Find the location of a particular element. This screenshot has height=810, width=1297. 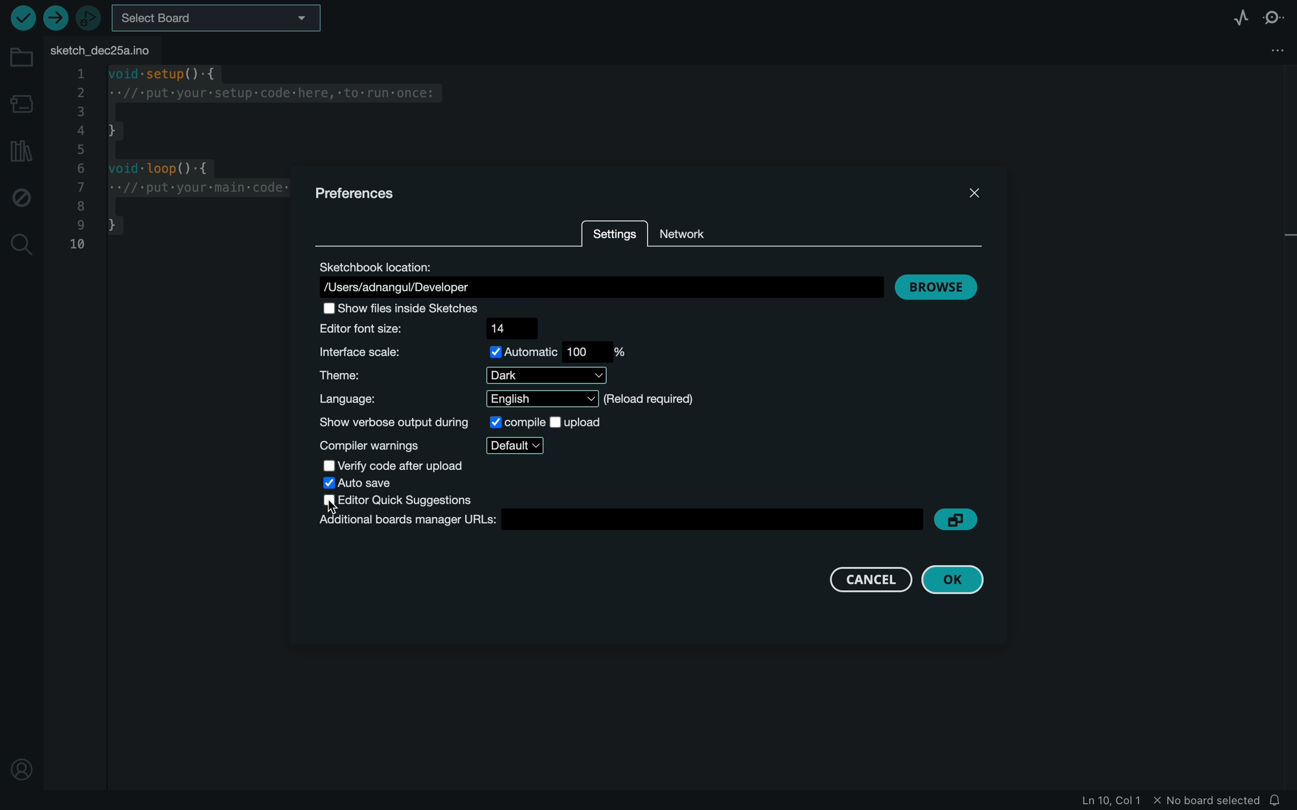

font  size is located at coordinates (439, 328).